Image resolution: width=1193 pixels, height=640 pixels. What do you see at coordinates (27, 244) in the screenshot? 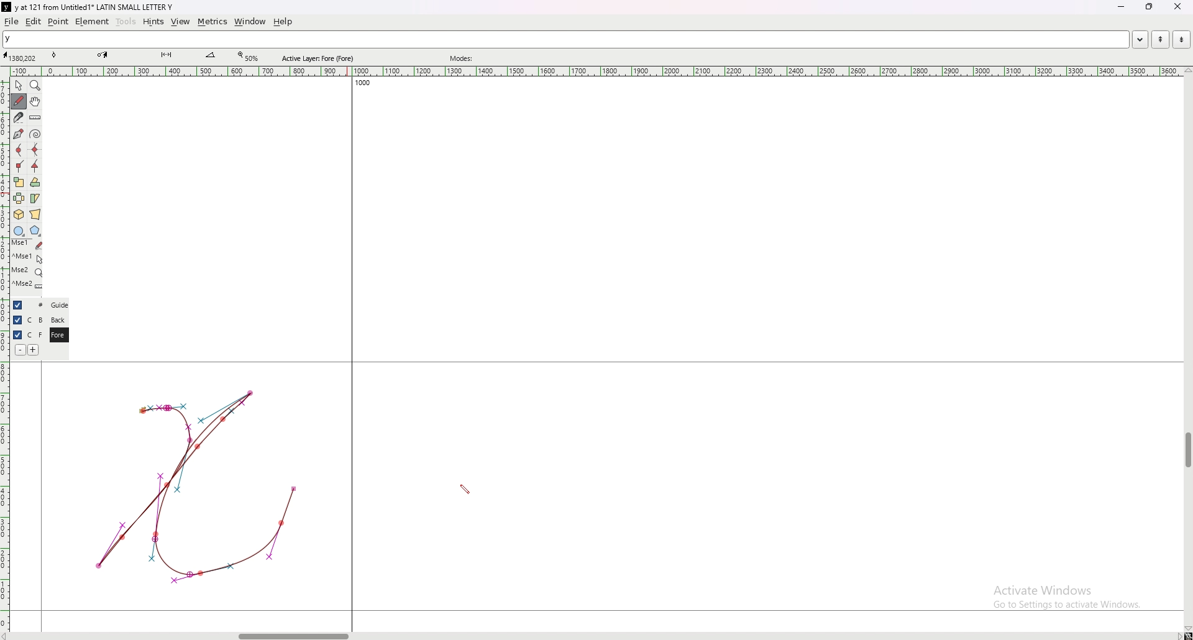
I see `mse 1` at bounding box center [27, 244].